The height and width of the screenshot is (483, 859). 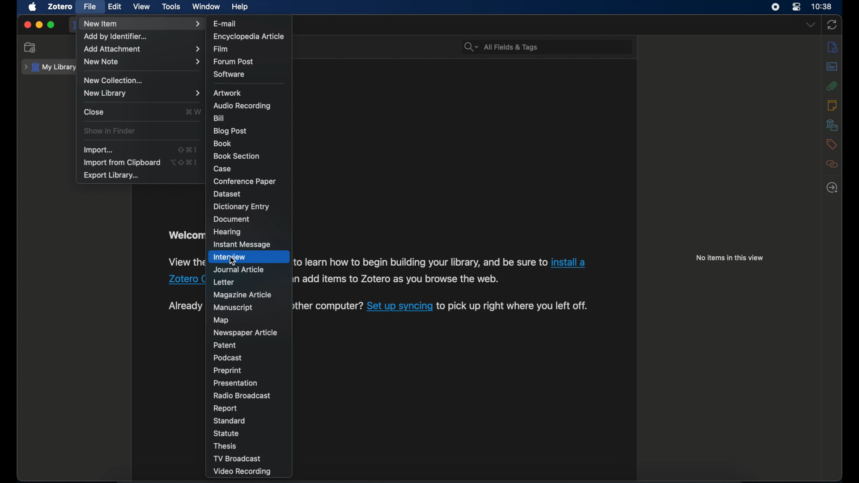 What do you see at coordinates (249, 37) in the screenshot?
I see `encyclopedia article` at bounding box center [249, 37].